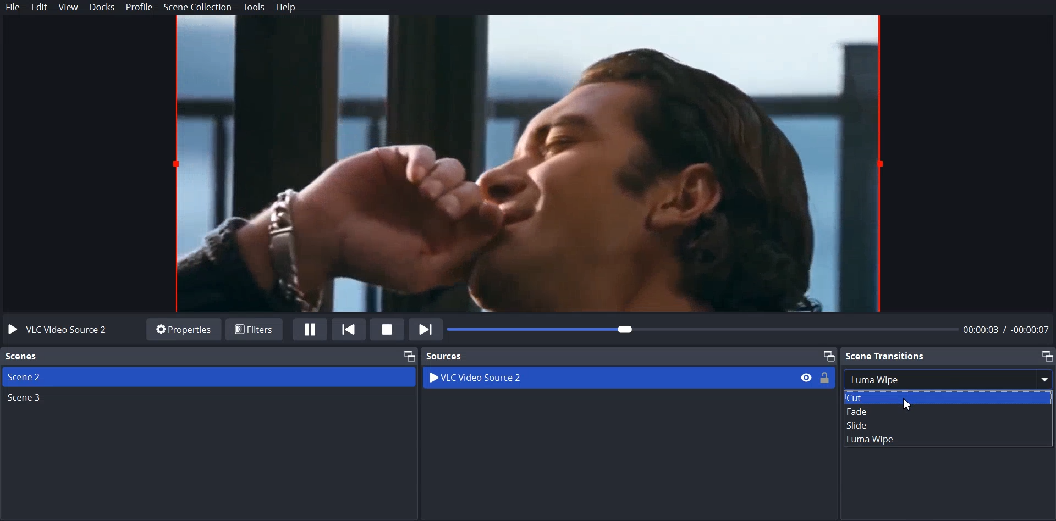 The image size is (1056, 521). I want to click on Maximize window, so click(1047, 356).